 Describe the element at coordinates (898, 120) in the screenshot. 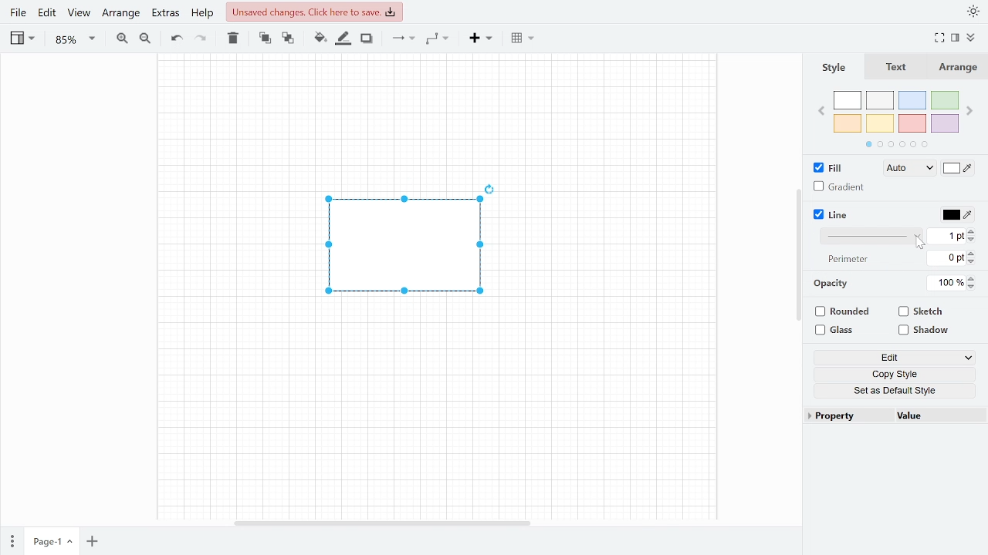

I see `Colors pallet` at that location.